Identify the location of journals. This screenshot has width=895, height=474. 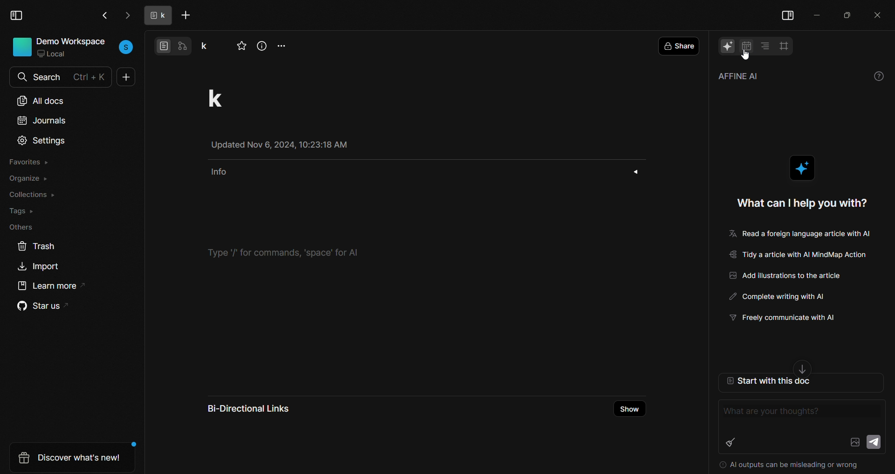
(41, 122).